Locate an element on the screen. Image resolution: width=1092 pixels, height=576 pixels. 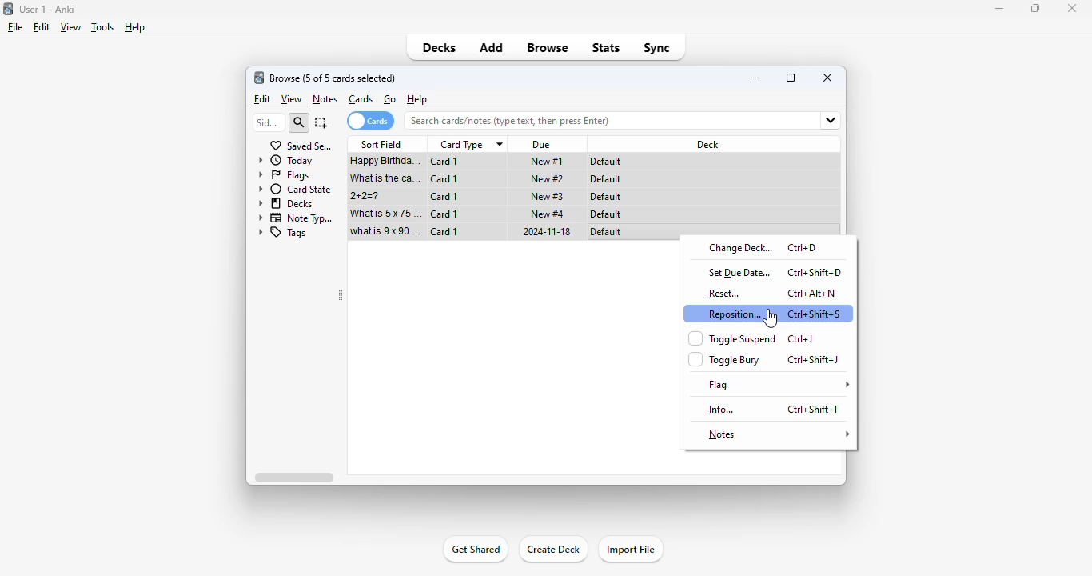
import file is located at coordinates (631, 549).